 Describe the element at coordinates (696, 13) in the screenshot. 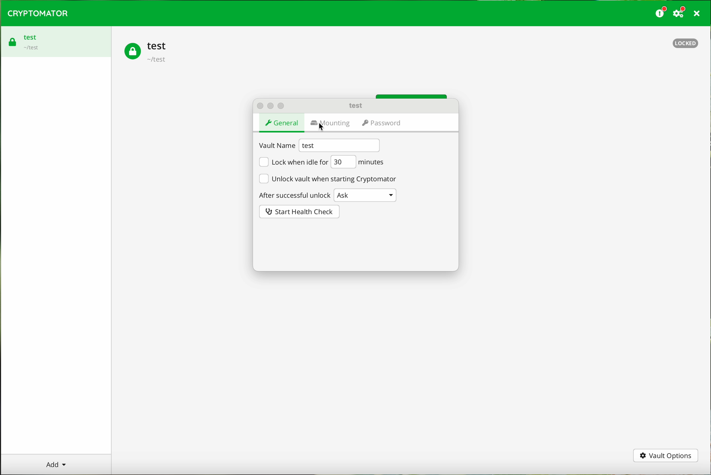

I see `close` at that location.